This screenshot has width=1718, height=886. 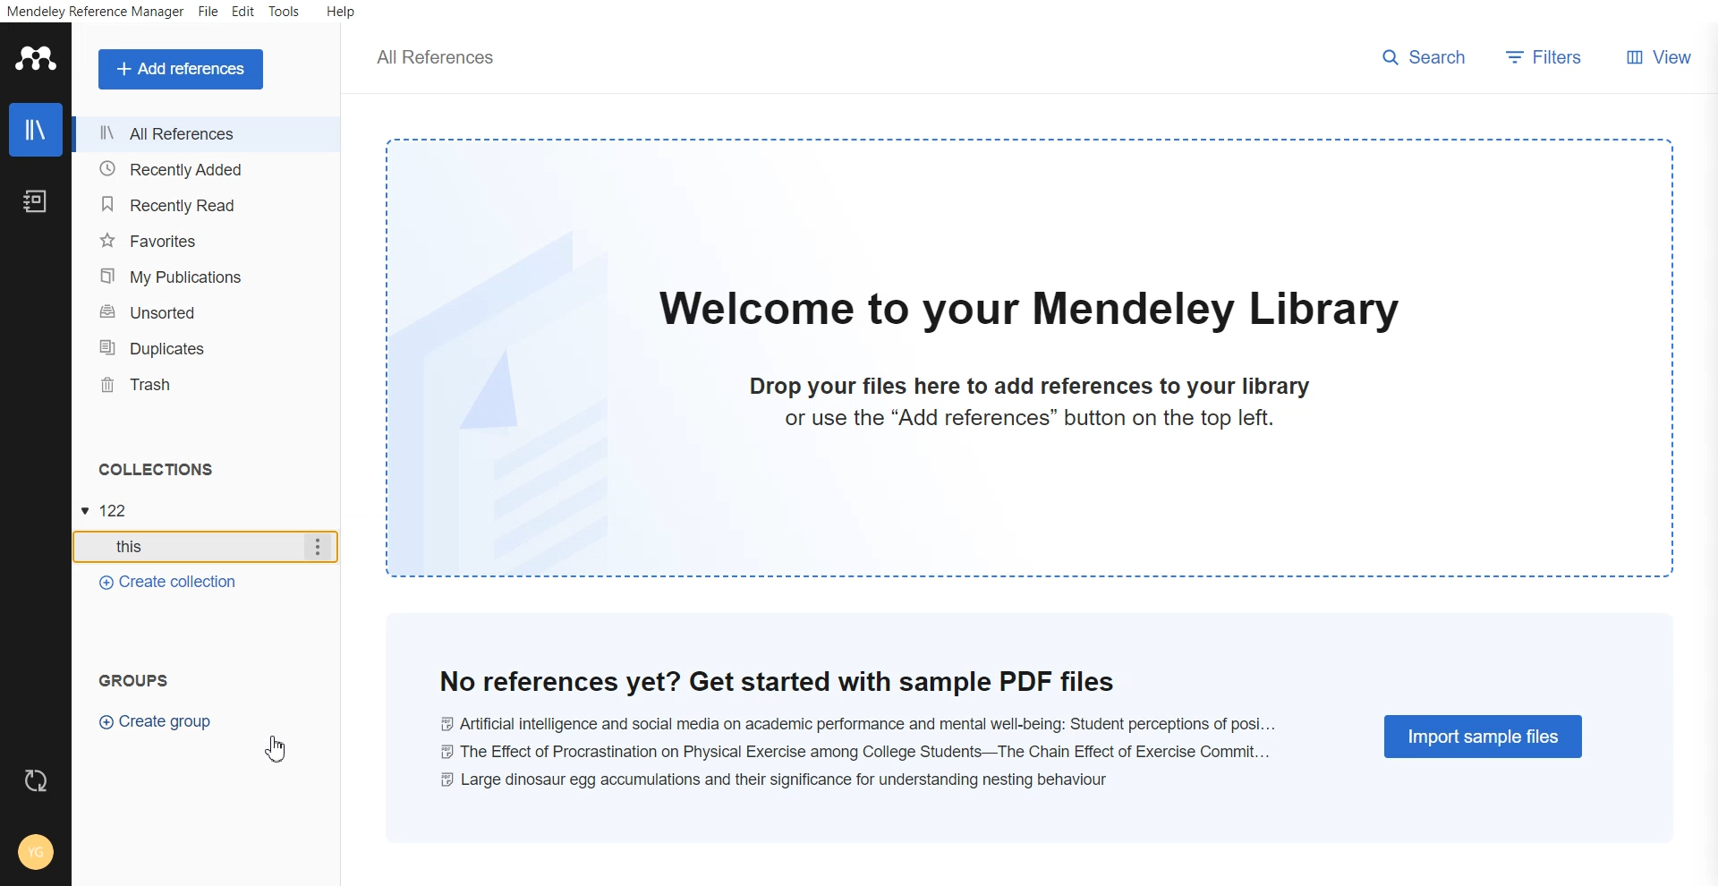 I want to click on Create group, so click(x=156, y=722).